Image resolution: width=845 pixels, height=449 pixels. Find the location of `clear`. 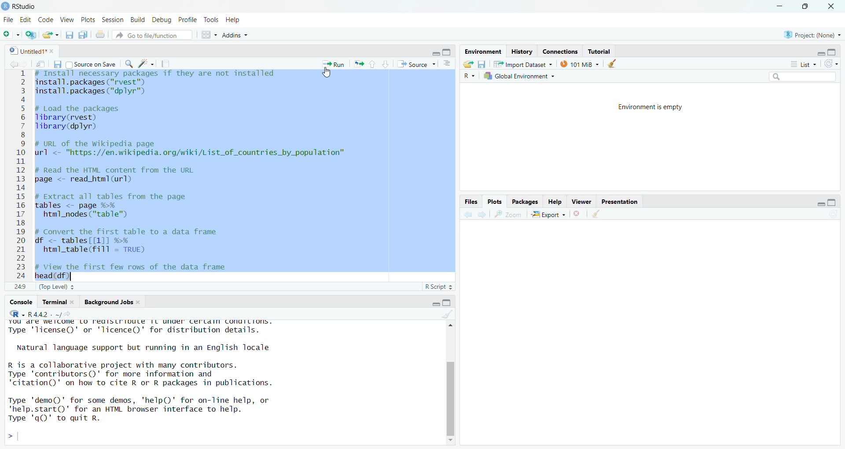

clear is located at coordinates (595, 213).